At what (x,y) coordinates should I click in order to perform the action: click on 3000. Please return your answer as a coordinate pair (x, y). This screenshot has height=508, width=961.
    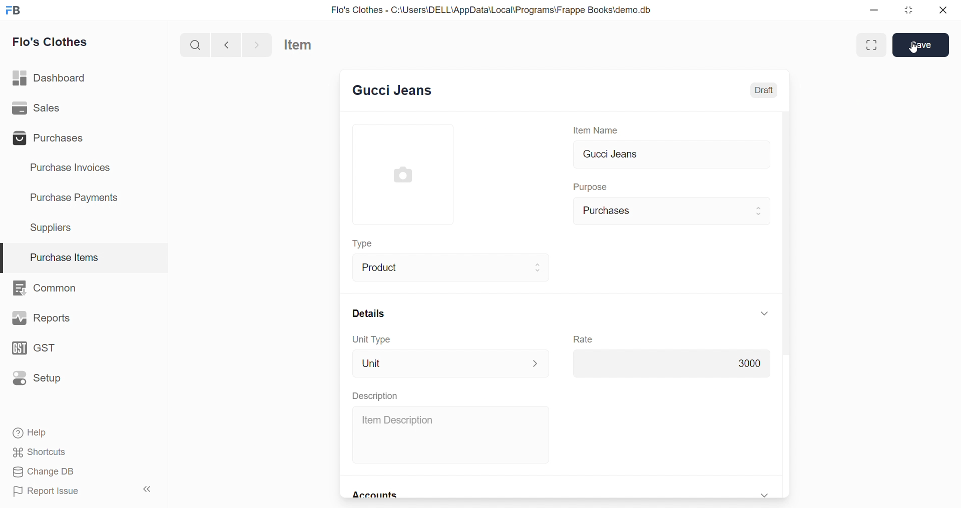
    Looking at the image, I should click on (669, 363).